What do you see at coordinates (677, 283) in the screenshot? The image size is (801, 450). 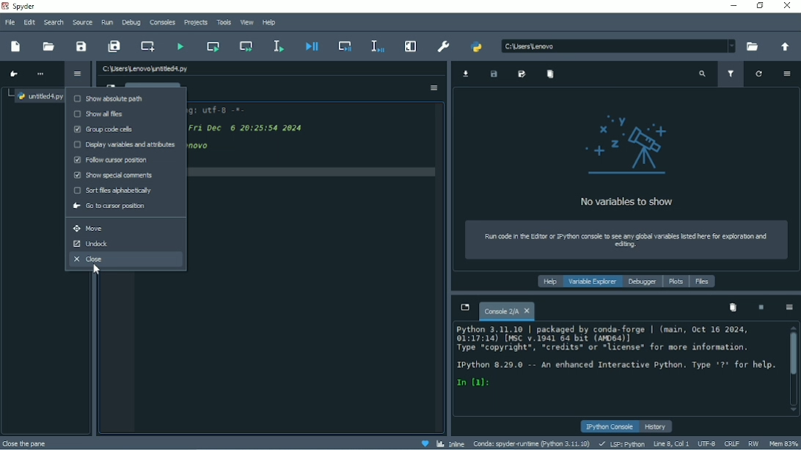 I see `Plots` at bounding box center [677, 283].